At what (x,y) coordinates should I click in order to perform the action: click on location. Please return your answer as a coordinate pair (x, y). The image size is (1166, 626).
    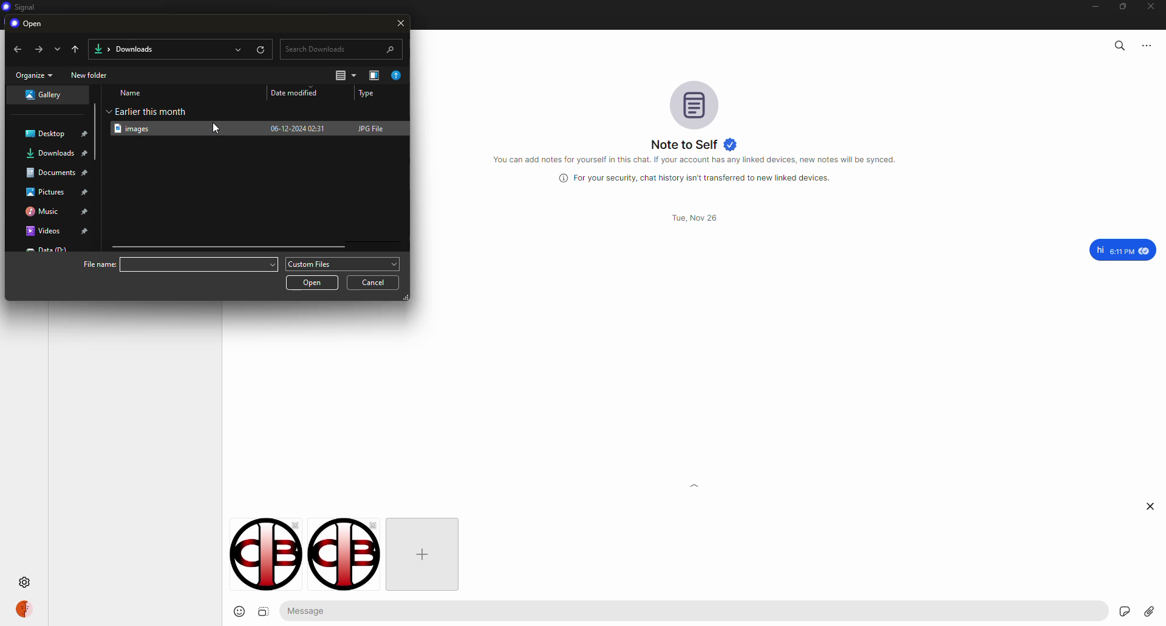
    Looking at the image, I should click on (50, 153).